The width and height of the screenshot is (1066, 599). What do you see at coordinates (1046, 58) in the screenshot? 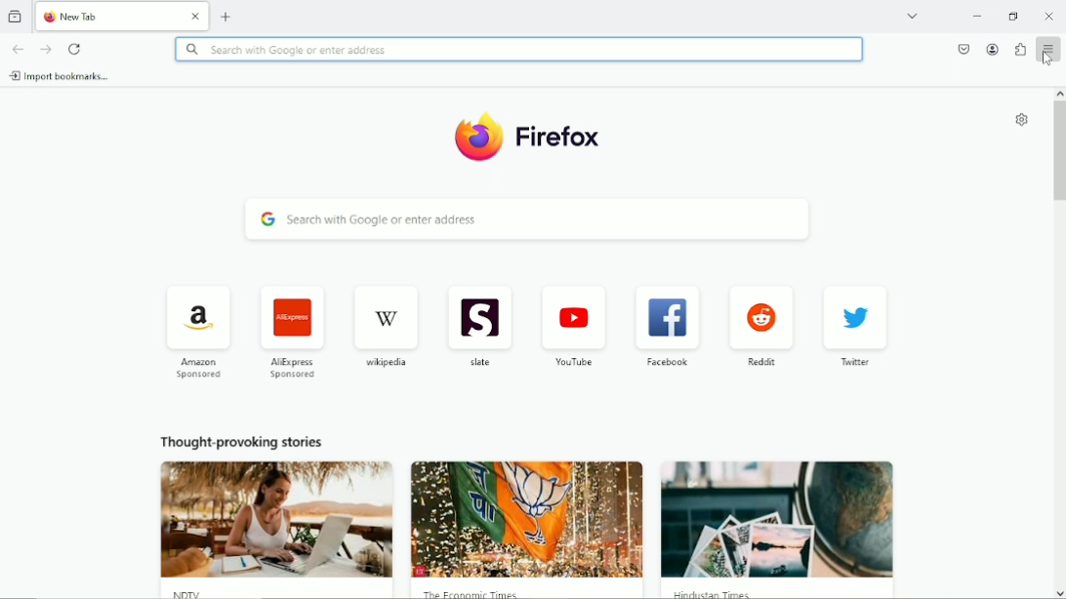
I see `cursor` at bounding box center [1046, 58].